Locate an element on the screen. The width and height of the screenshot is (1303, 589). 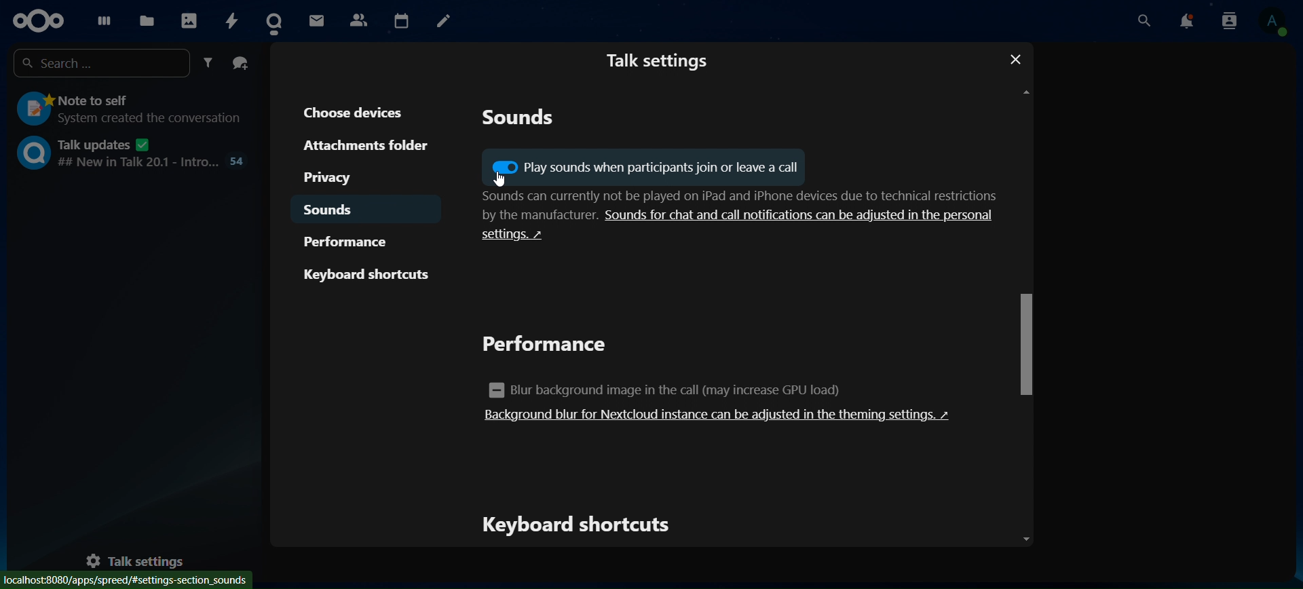
talk is located at coordinates (278, 18).